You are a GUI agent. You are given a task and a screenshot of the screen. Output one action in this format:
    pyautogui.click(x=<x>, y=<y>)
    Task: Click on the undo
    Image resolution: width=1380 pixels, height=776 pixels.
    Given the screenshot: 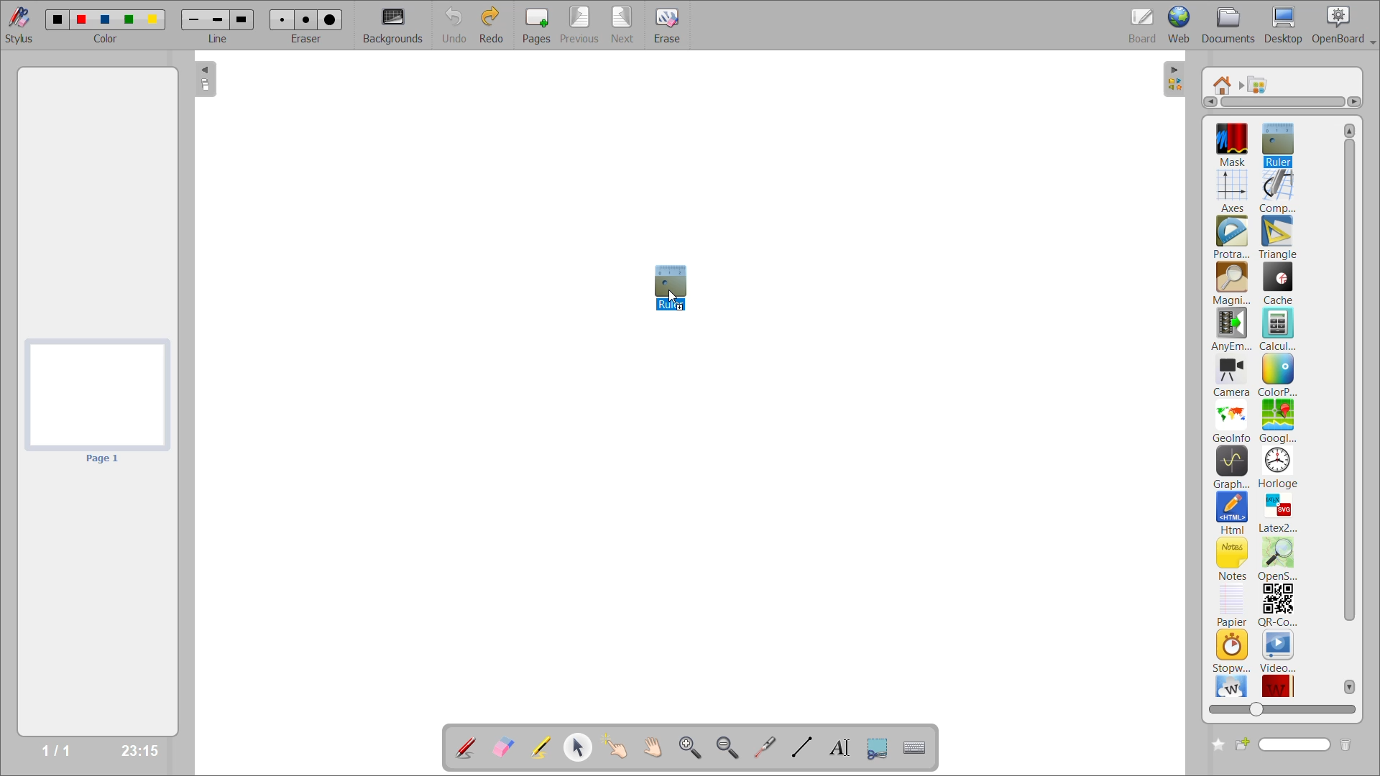 What is the action you would take?
    pyautogui.click(x=456, y=24)
    